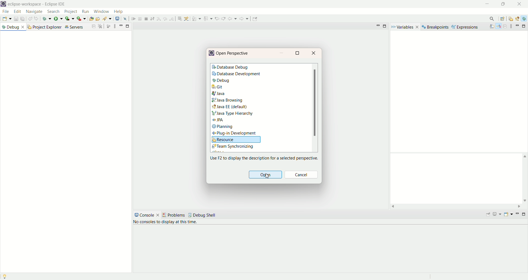 Image resolution: width=528 pixels, height=280 pixels. I want to click on expressions, so click(466, 28).